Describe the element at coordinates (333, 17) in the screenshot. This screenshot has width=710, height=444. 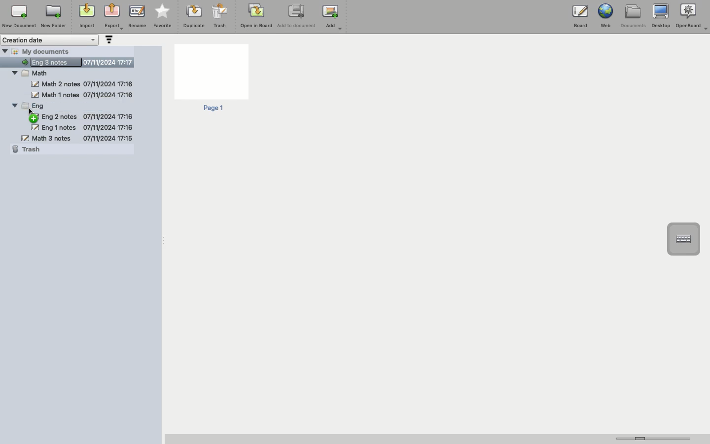
I see `Ad` at that location.